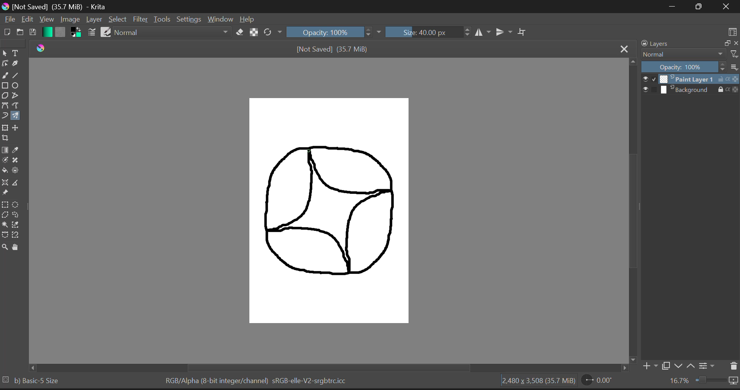  Describe the element at coordinates (92, 32) in the screenshot. I see `Brush Settings` at that location.